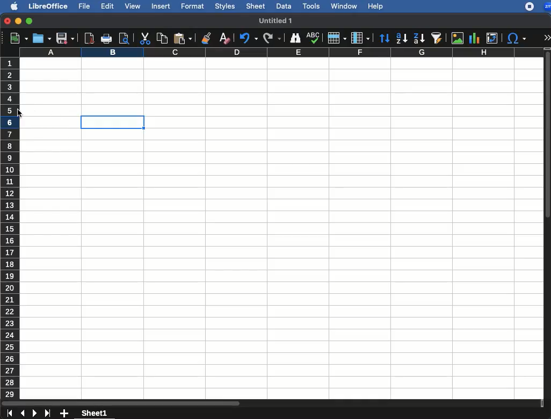  What do you see at coordinates (375, 6) in the screenshot?
I see `help` at bounding box center [375, 6].